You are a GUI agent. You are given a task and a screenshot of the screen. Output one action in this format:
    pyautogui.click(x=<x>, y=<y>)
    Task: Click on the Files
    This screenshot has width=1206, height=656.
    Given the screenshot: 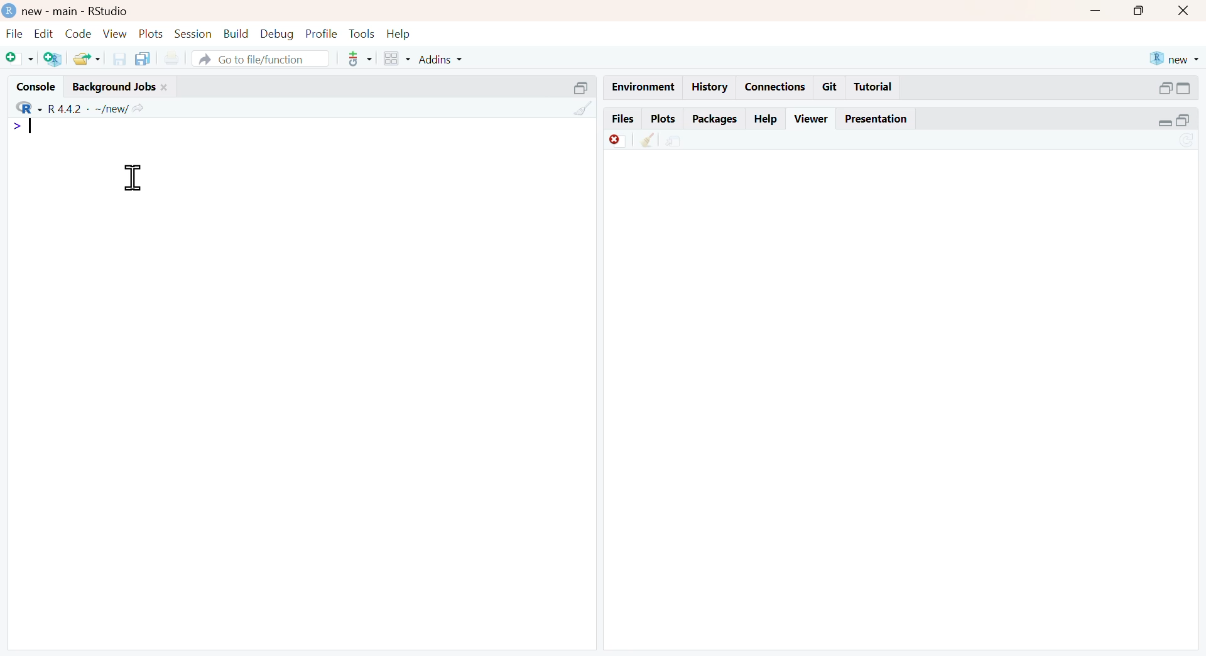 What is the action you would take?
    pyautogui.click(x=623, y=119)
    